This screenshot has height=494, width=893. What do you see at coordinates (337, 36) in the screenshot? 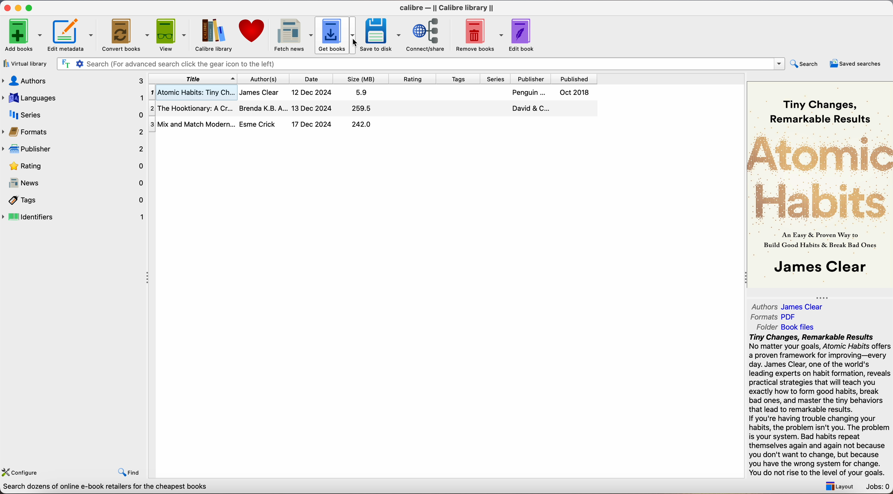
I see `click on get books` at bounding box center [337, 36].